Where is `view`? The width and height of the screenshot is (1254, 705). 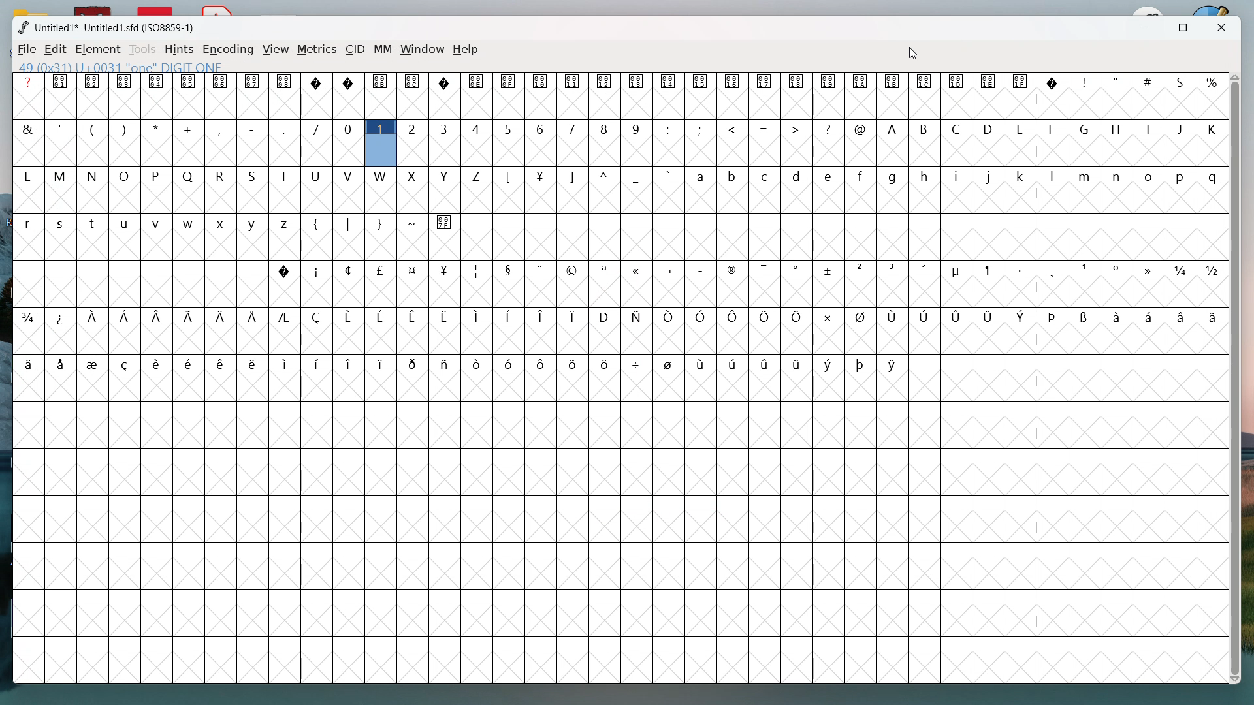
view is located at coordinates (276, 50).